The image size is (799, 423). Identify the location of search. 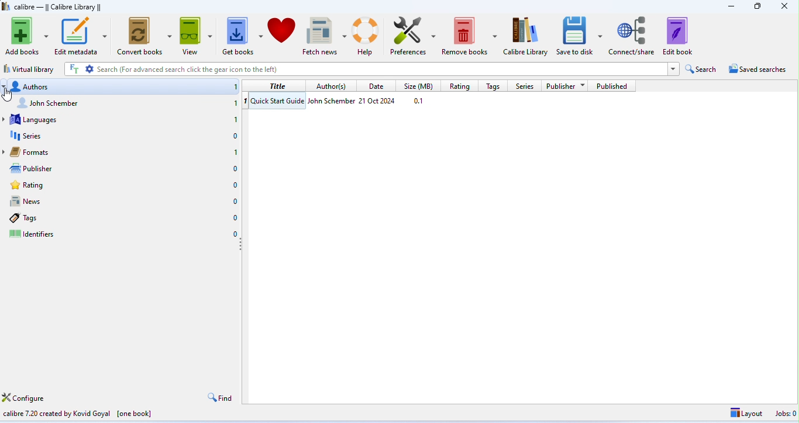
(701, 69).